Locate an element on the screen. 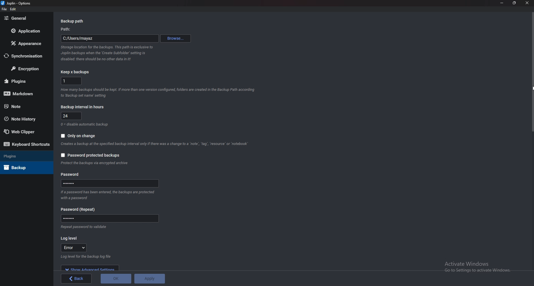  path is located at coordinates (110, 39).